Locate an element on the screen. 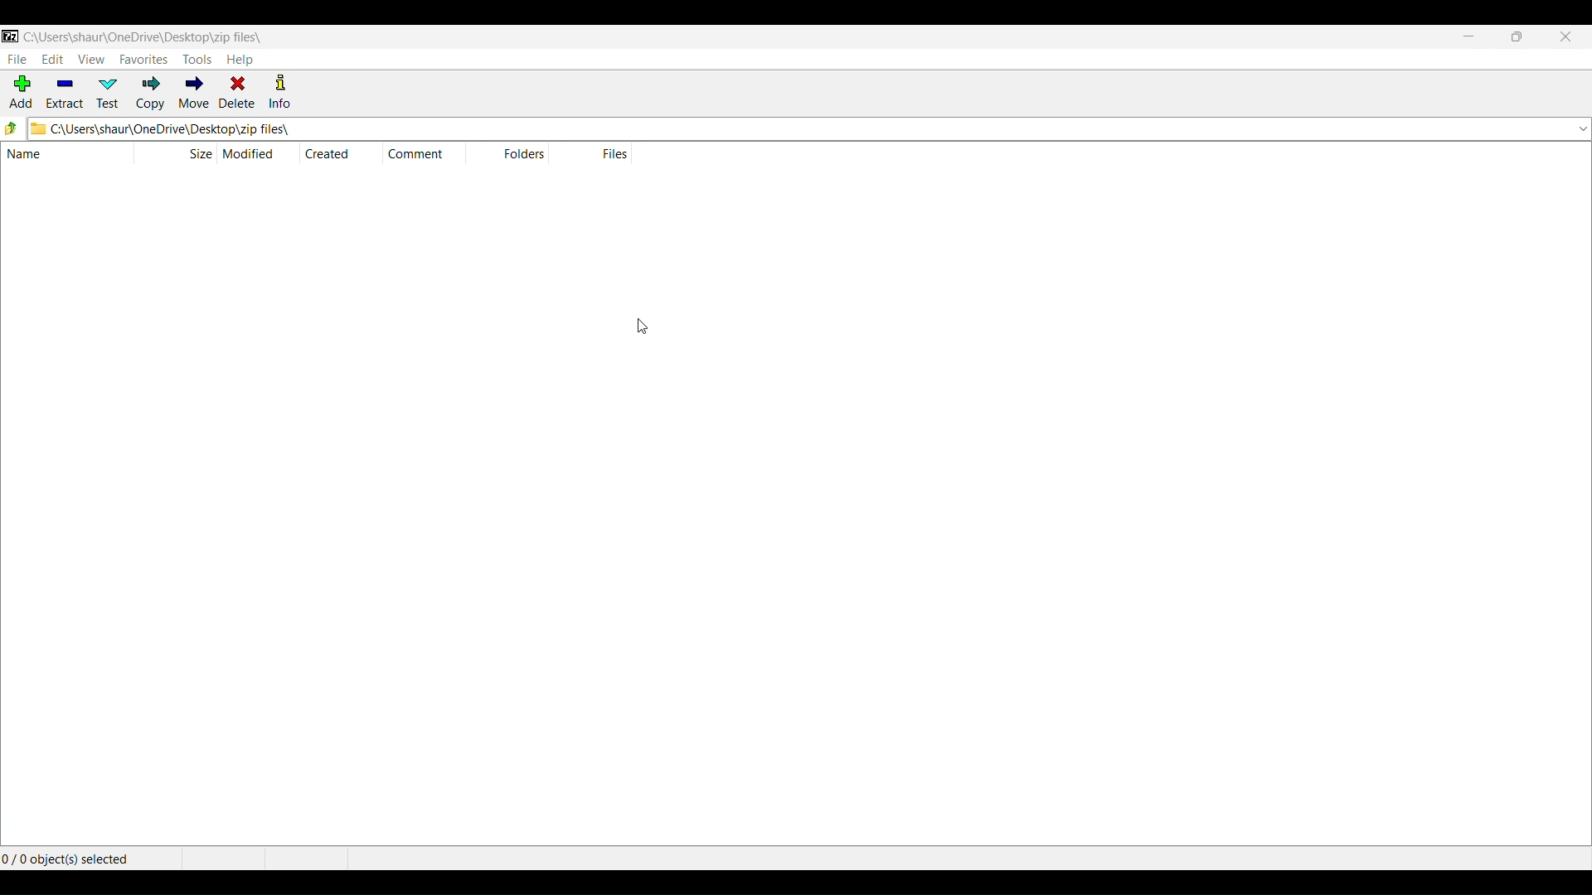 Image resolution: width=1592 pixels, height=895 pixels. CURSOR is located at coordinates (643, 328).